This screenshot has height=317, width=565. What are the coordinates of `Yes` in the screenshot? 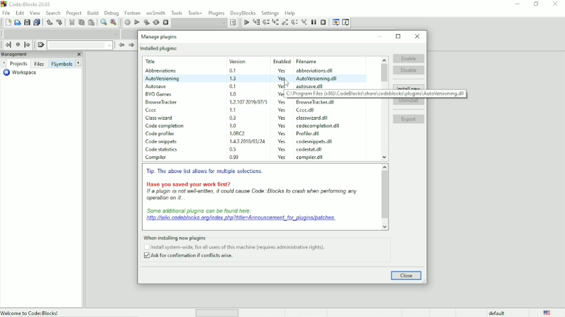 It's located at (283, 110).